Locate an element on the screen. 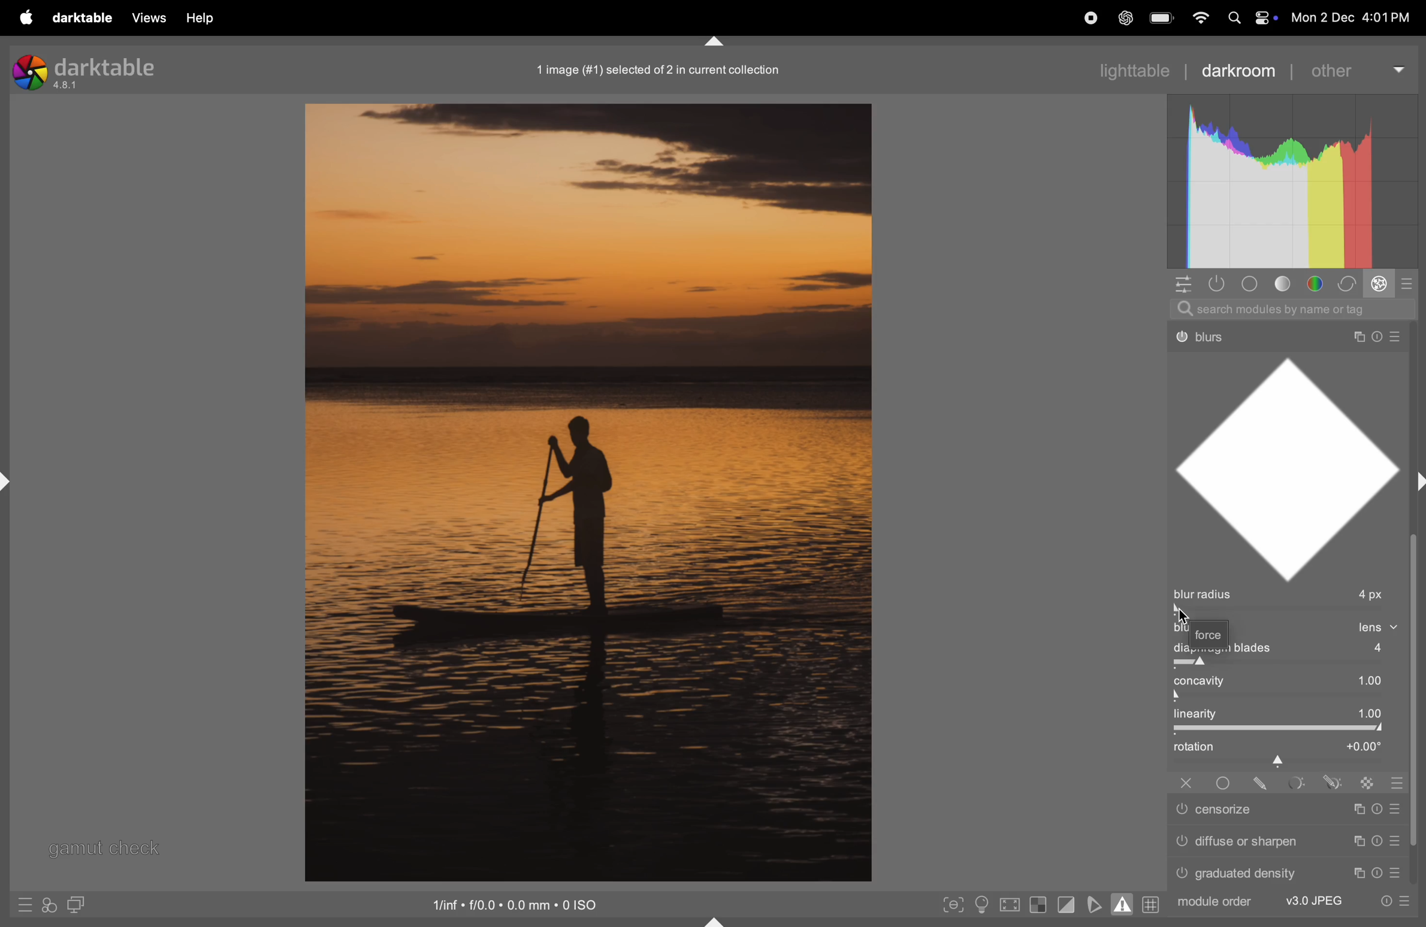  base is located at coordinates (1253, 283).